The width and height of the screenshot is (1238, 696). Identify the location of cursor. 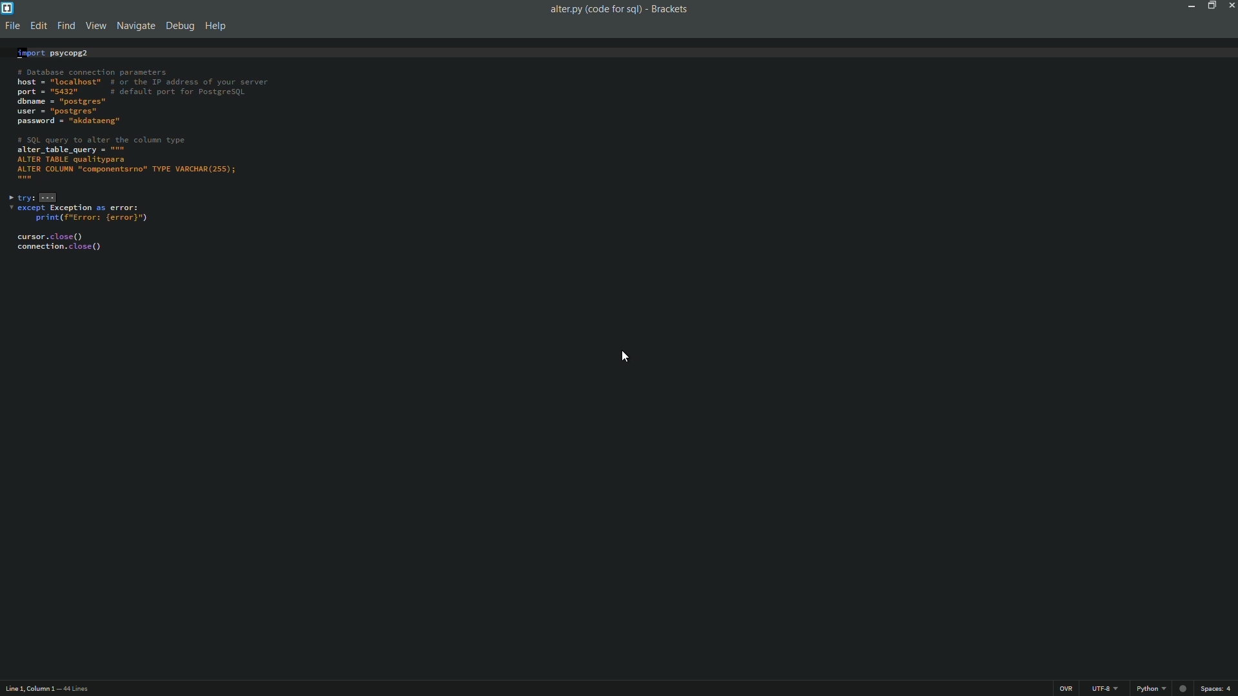
(625, 358).